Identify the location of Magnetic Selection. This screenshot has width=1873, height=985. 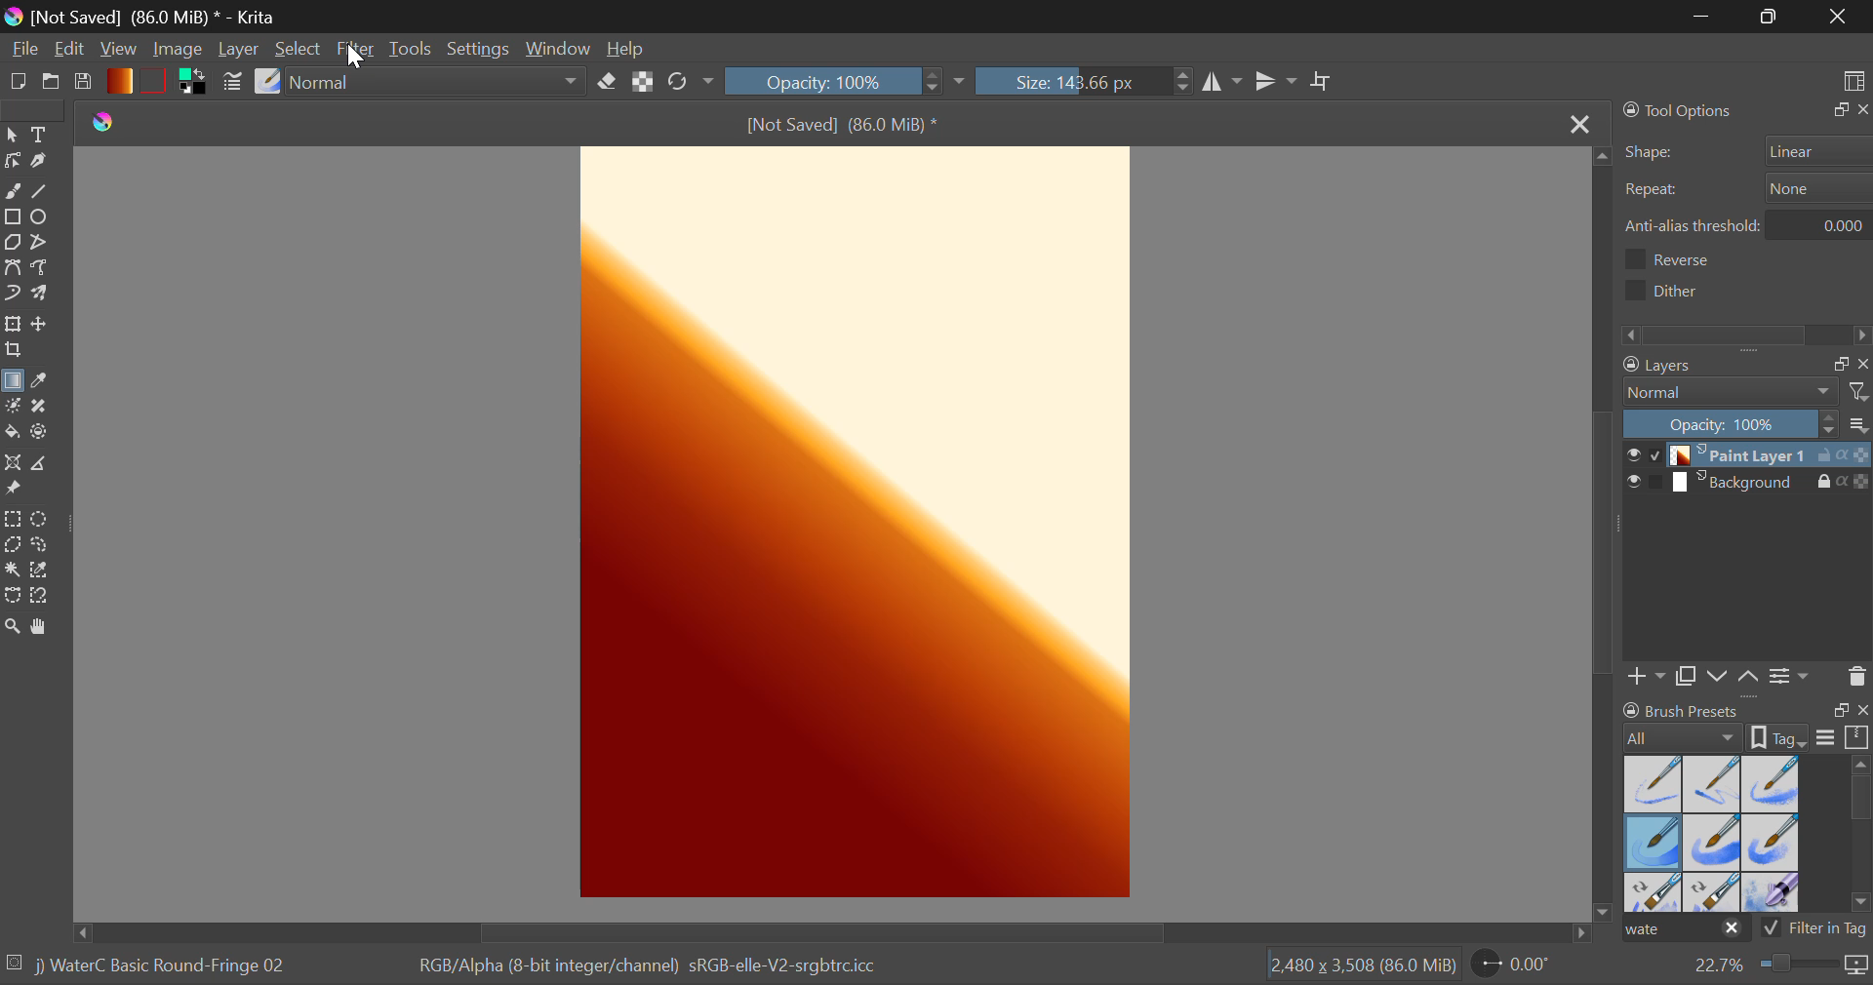
(41, 598).